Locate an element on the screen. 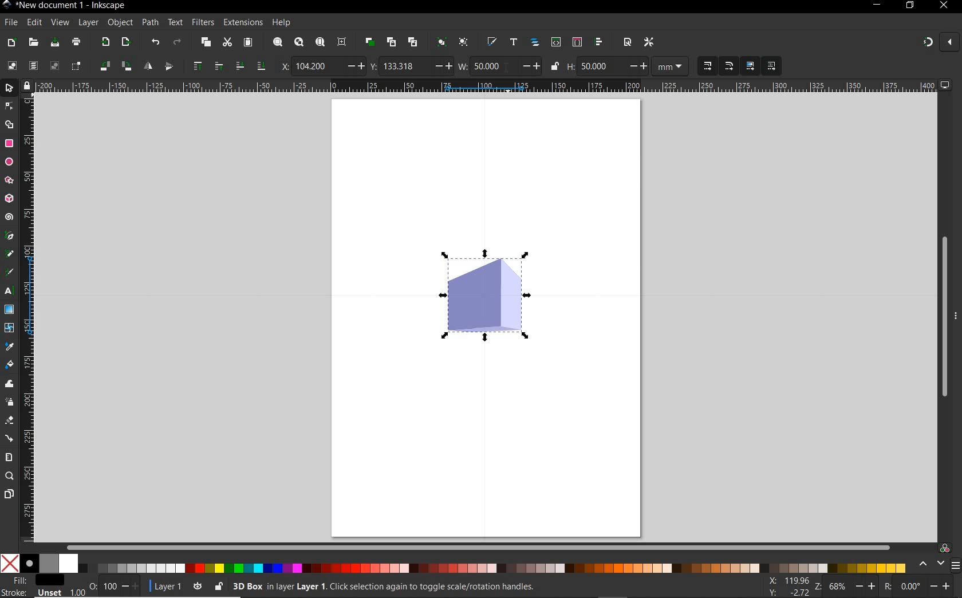 The image size is (962, 598). toggle selection box is located at coordinates (77, 65).